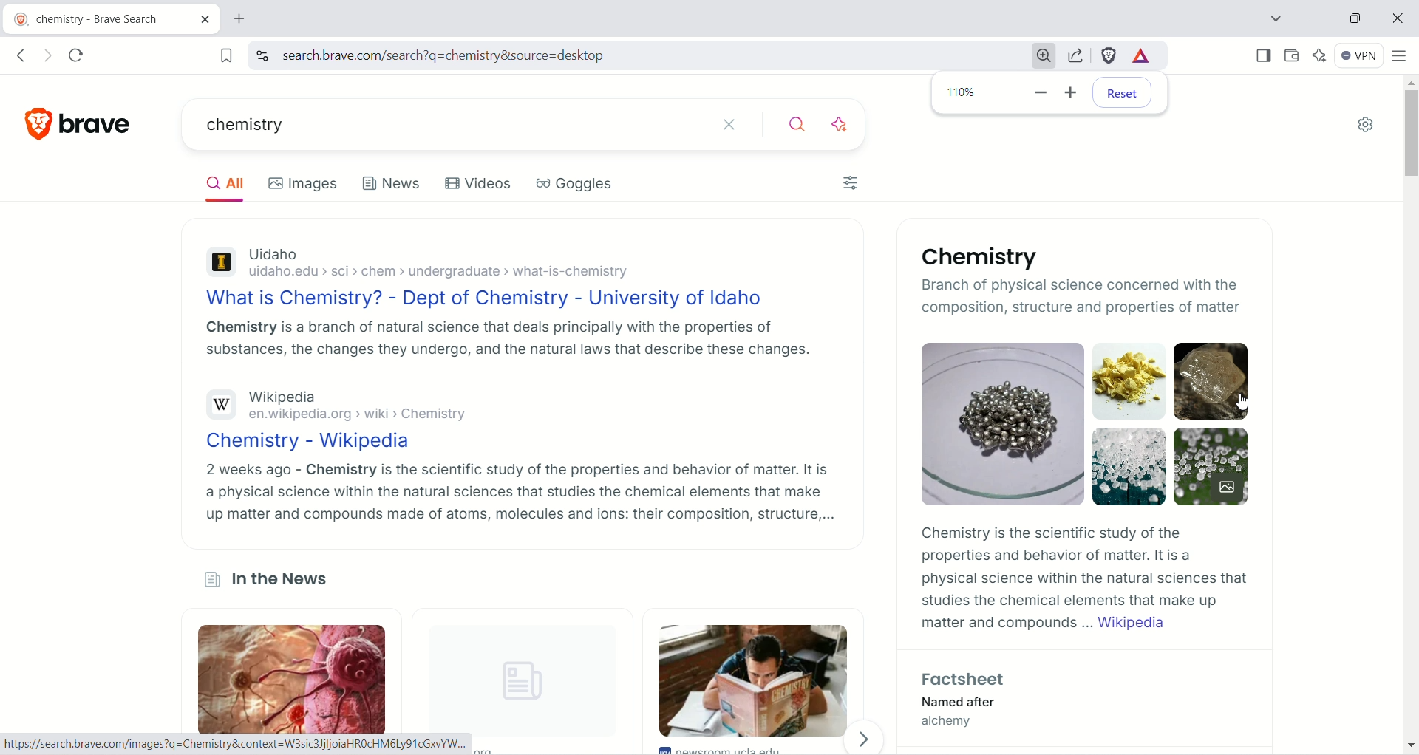 This screenshot has width=1419, height=755. Describe the element at coordinates (237, 745) in the screenshot. I see `https://search.brave.com/images?q=Chemistry&context=W3sic3JjljoiaHROCHM6Ly91cGxVYW...` at that location.